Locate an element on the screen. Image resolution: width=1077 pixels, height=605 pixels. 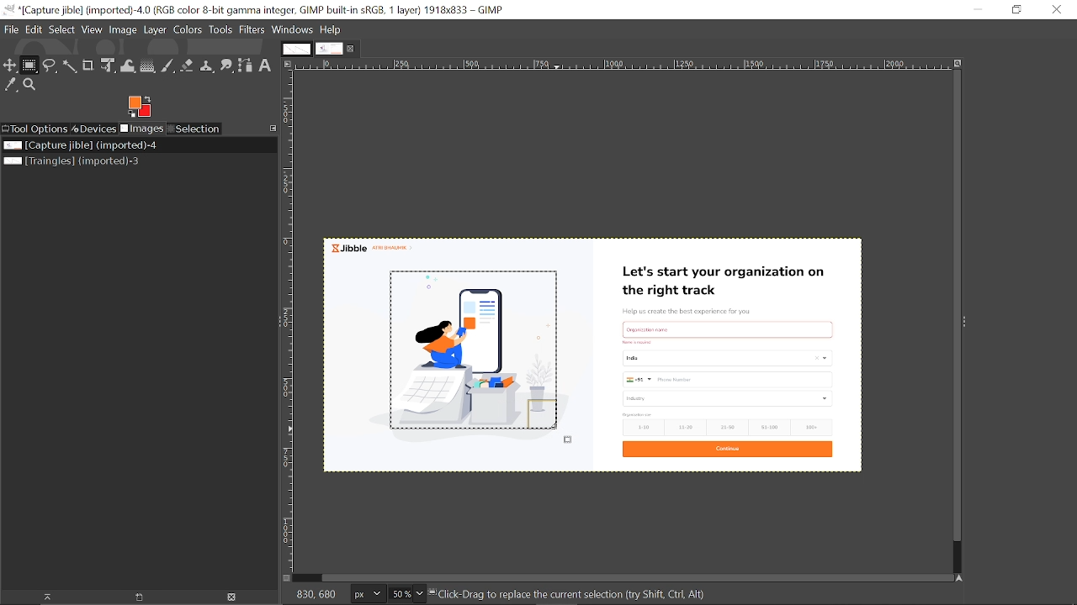
unified transform tool is located at coordinates (106, 66).